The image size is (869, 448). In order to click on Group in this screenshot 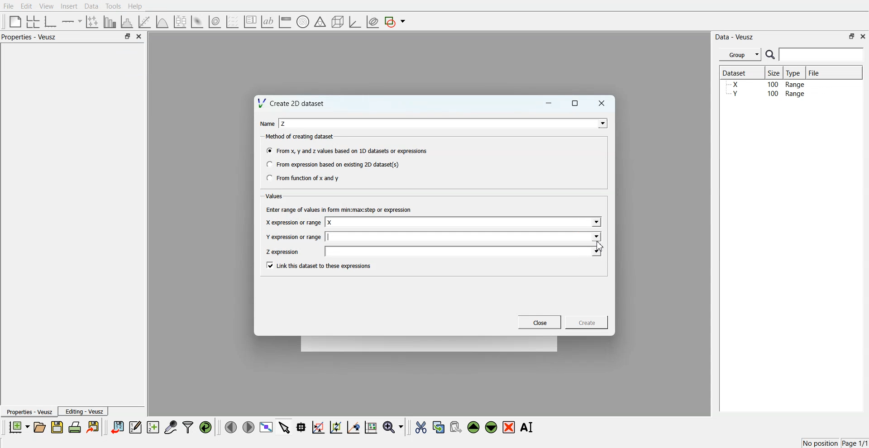, I will do `click(740, 55)`.